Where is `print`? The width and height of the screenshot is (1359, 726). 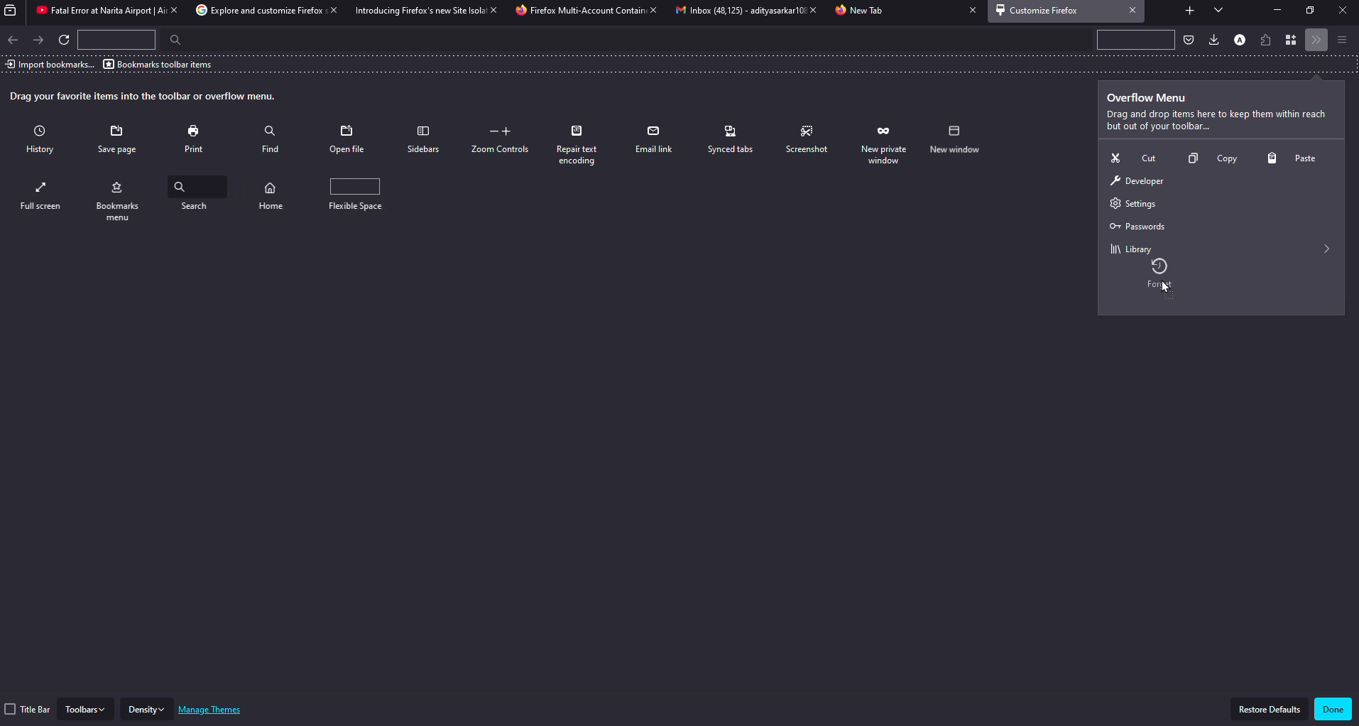
print is located at coordinates (197, 139).